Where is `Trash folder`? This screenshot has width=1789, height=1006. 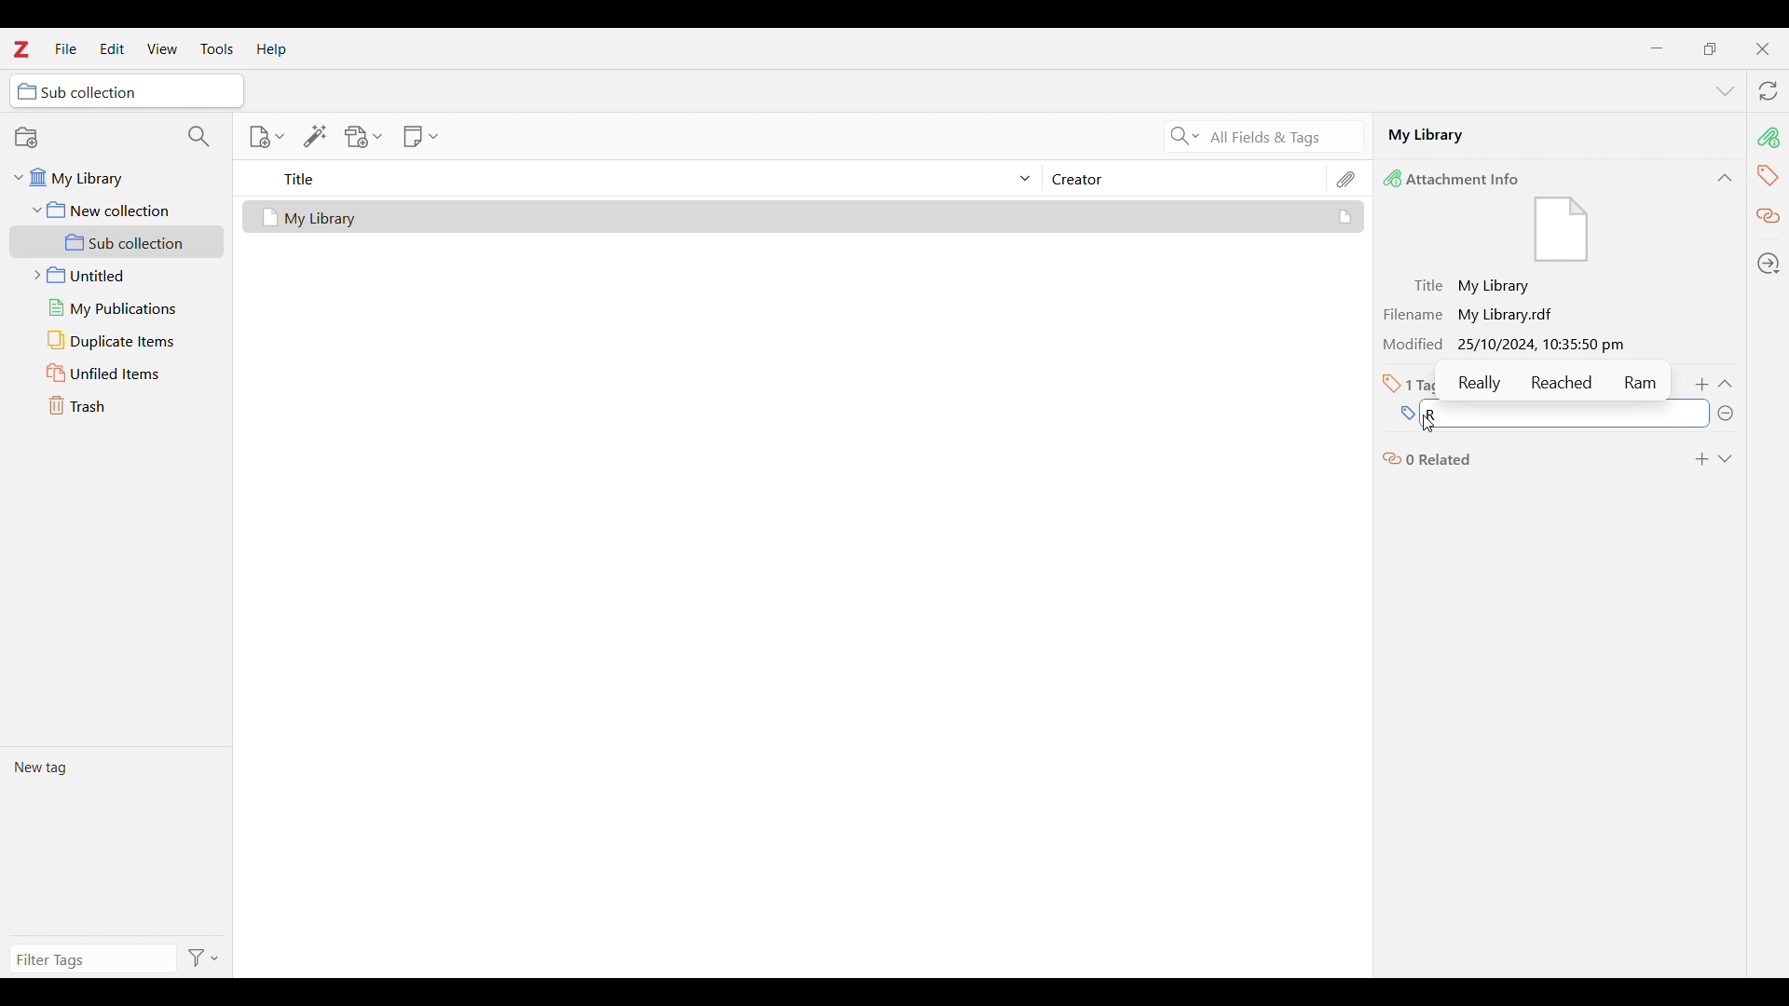 Trash folder is located at coordinates (116, 405).